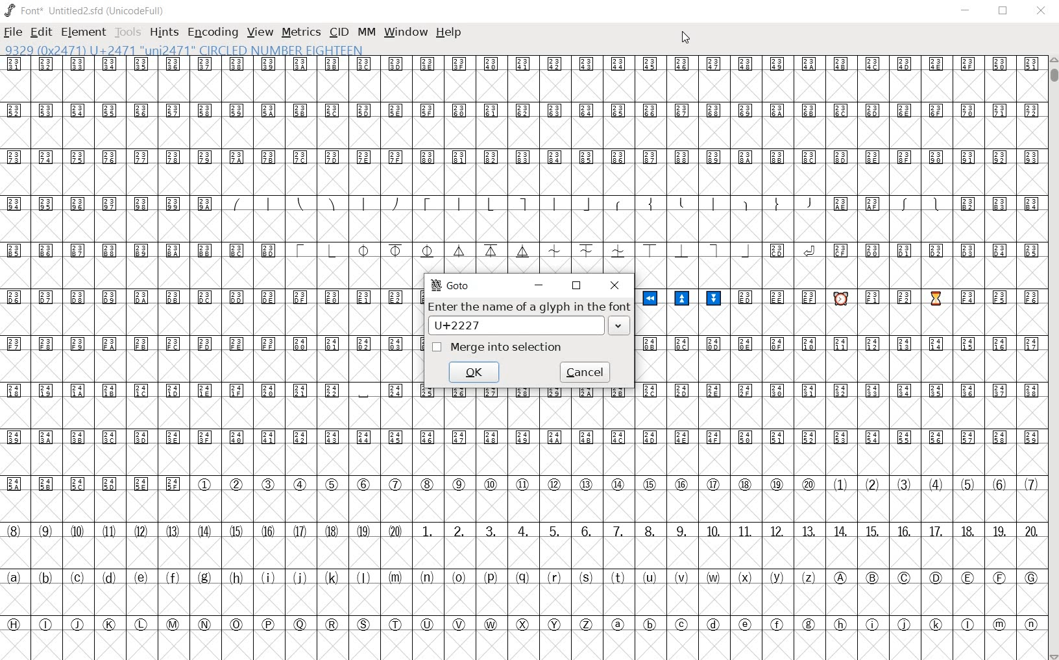 This screenshot has width=1059, height=660. I want to click on font* Untitled2.sfd (UnicodeFull), so click(86, 11).